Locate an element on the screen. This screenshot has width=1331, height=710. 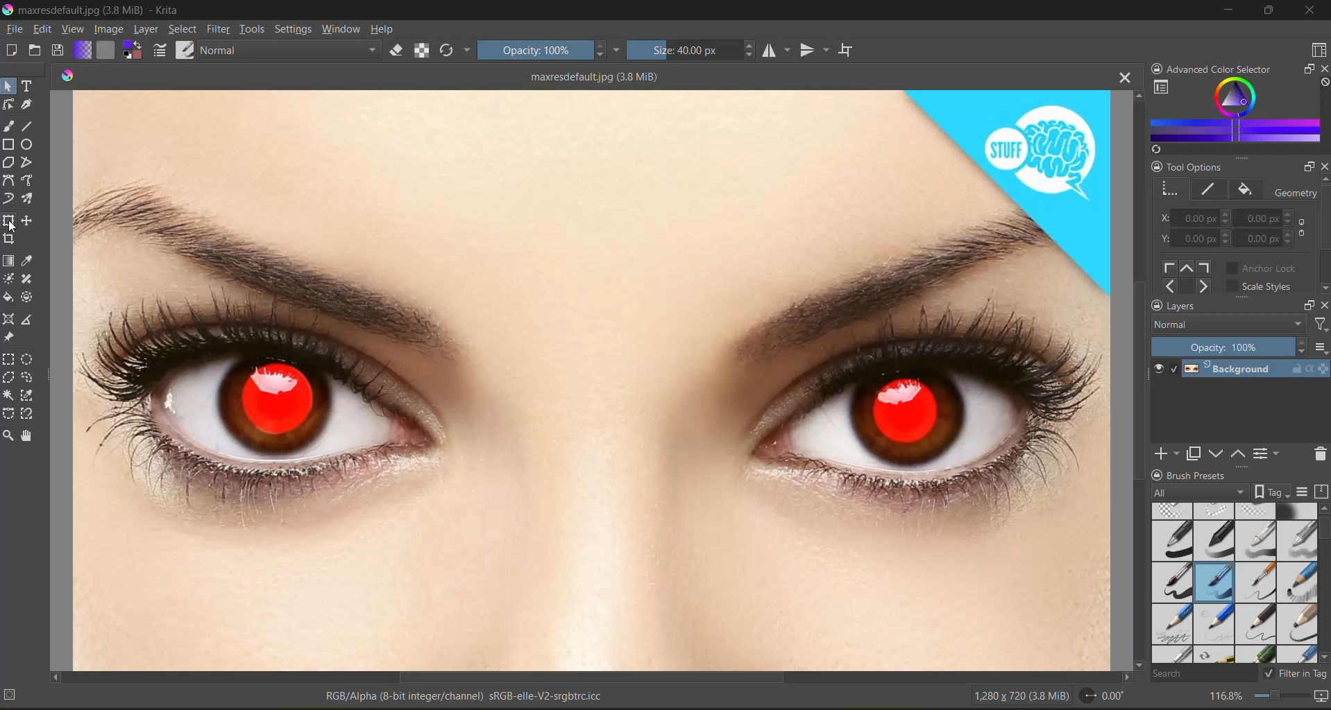
filter is located at coordinates (1319, 323).